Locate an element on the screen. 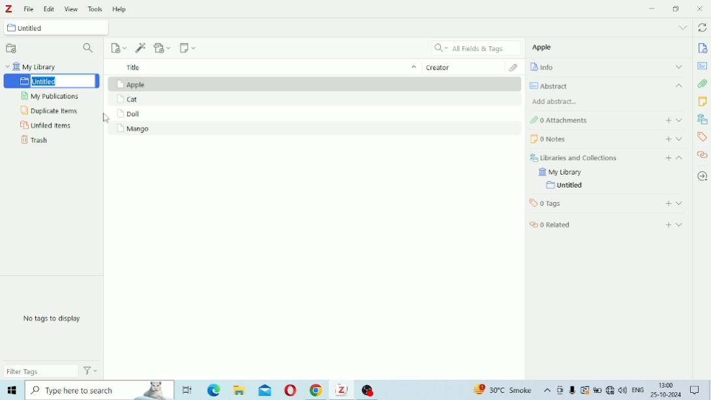   is located at coordinates (553, 390).